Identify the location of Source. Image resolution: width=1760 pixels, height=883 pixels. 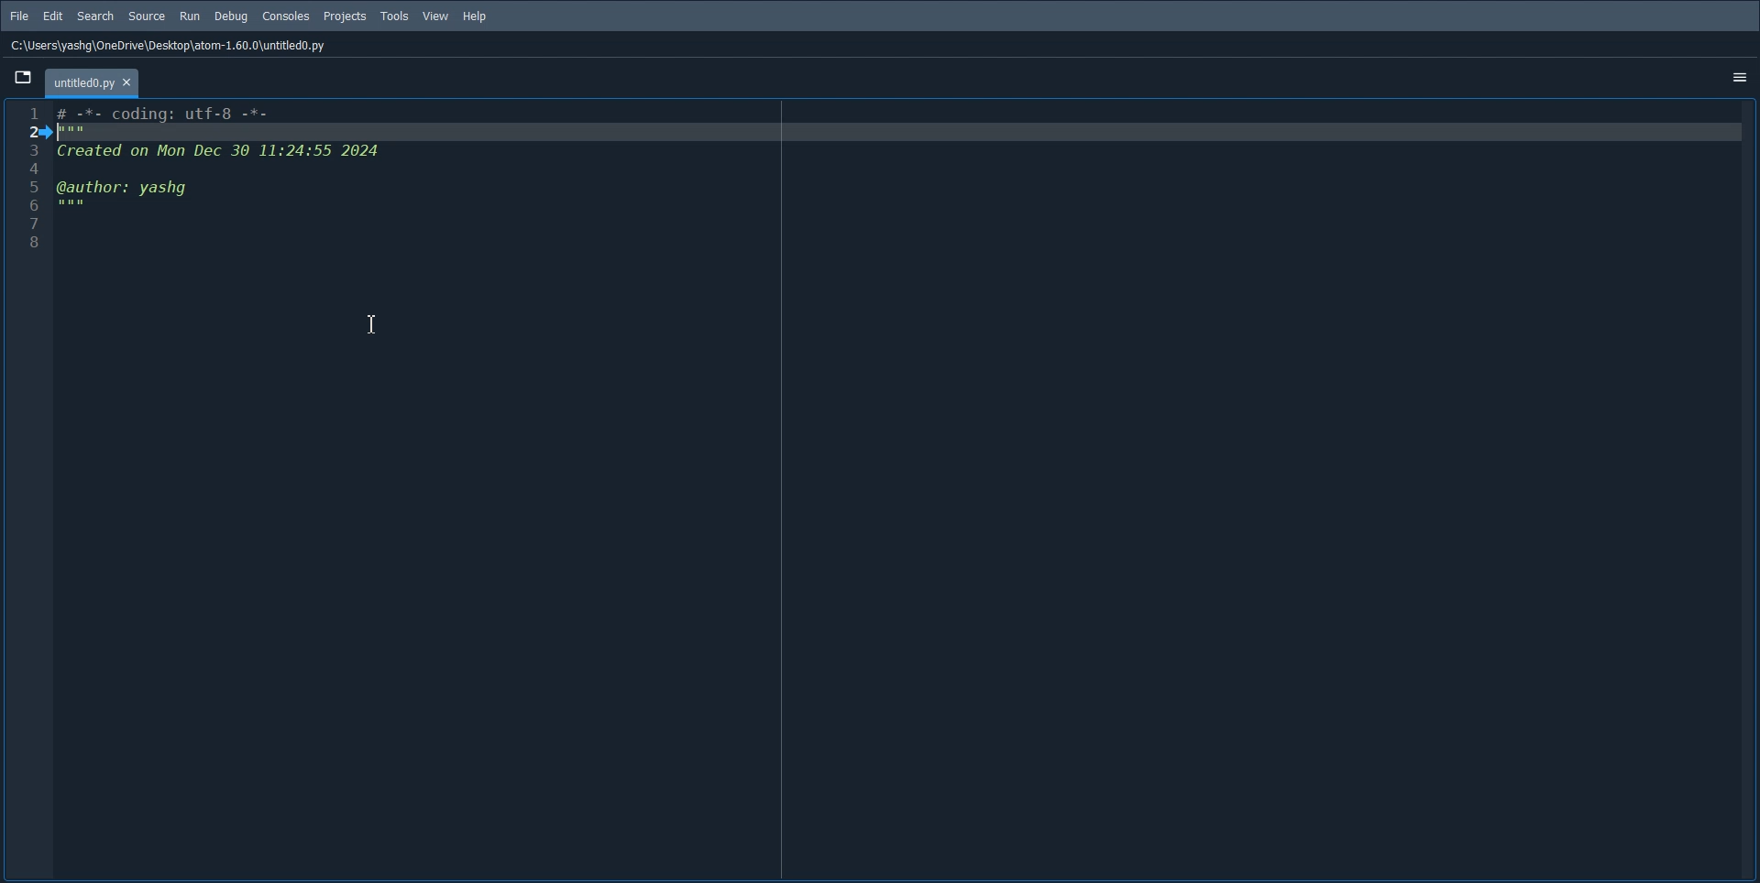
(147, 16).